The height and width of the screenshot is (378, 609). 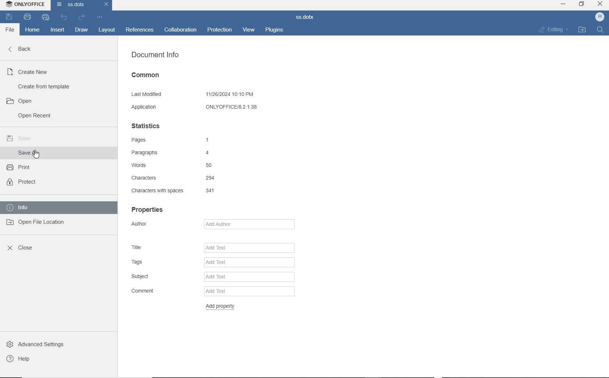 What do you see at coordinates (222, 307) in the screenshot?
I see `ADD PROPERTY` at bounding box center [222, 307].